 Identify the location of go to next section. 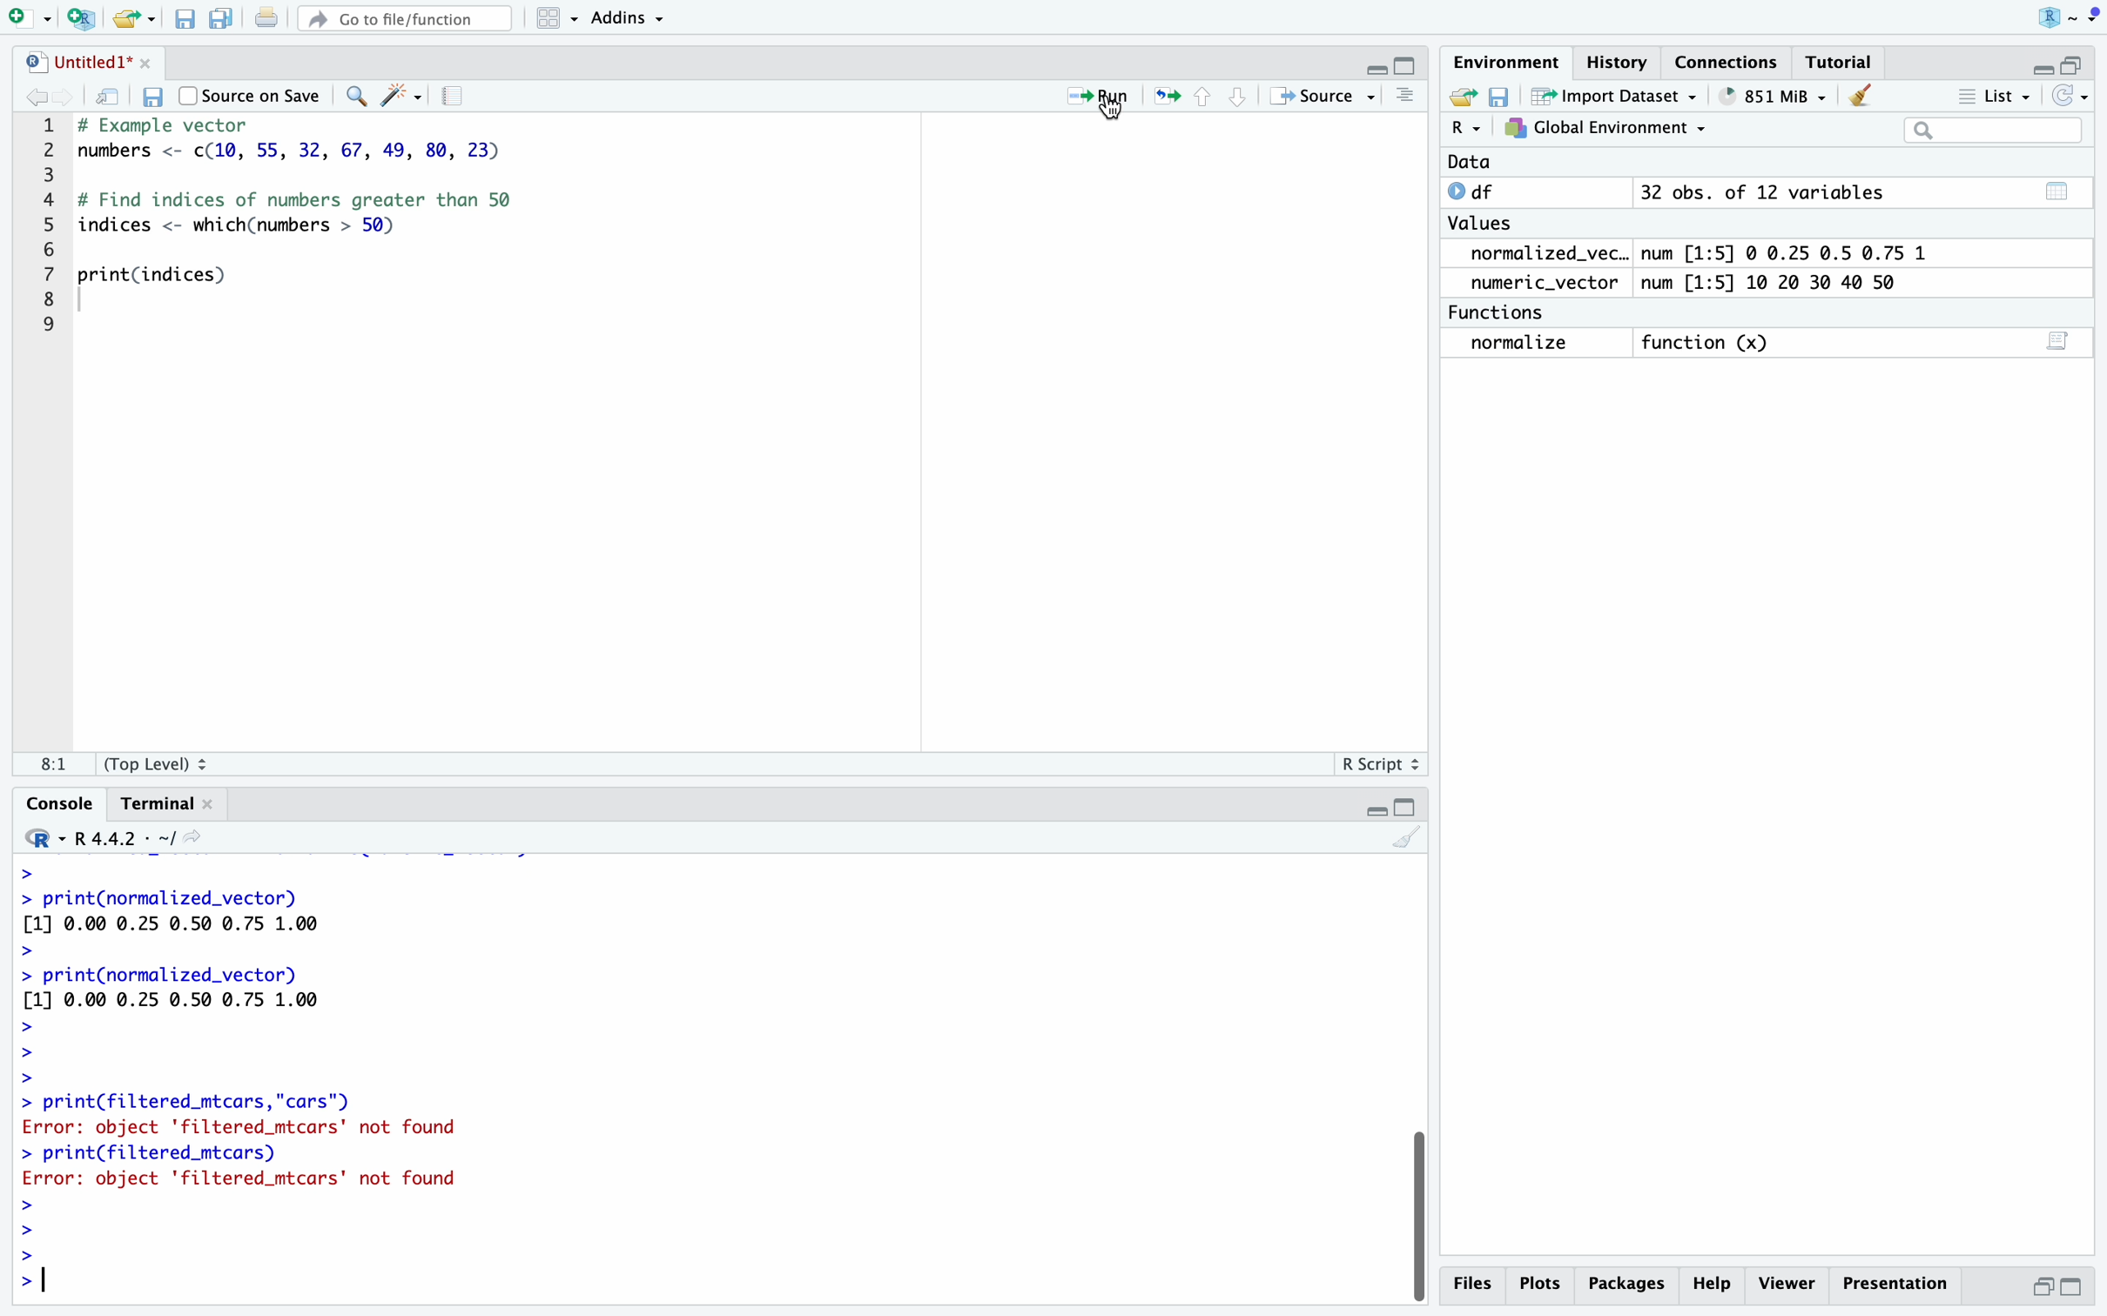
(1238, 96).